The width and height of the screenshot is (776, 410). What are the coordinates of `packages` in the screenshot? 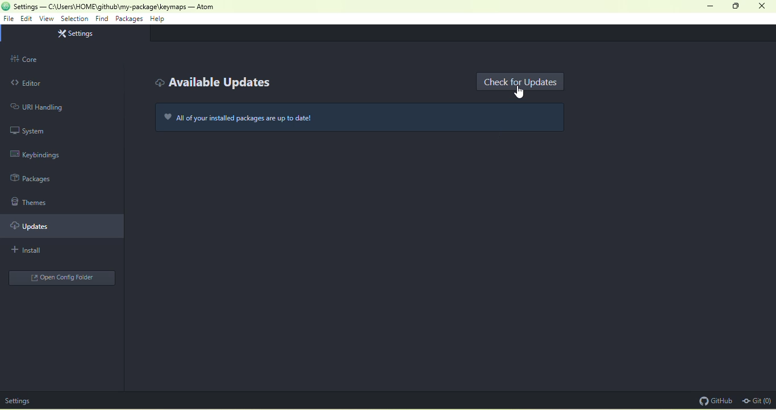 It's located at (128, 19).